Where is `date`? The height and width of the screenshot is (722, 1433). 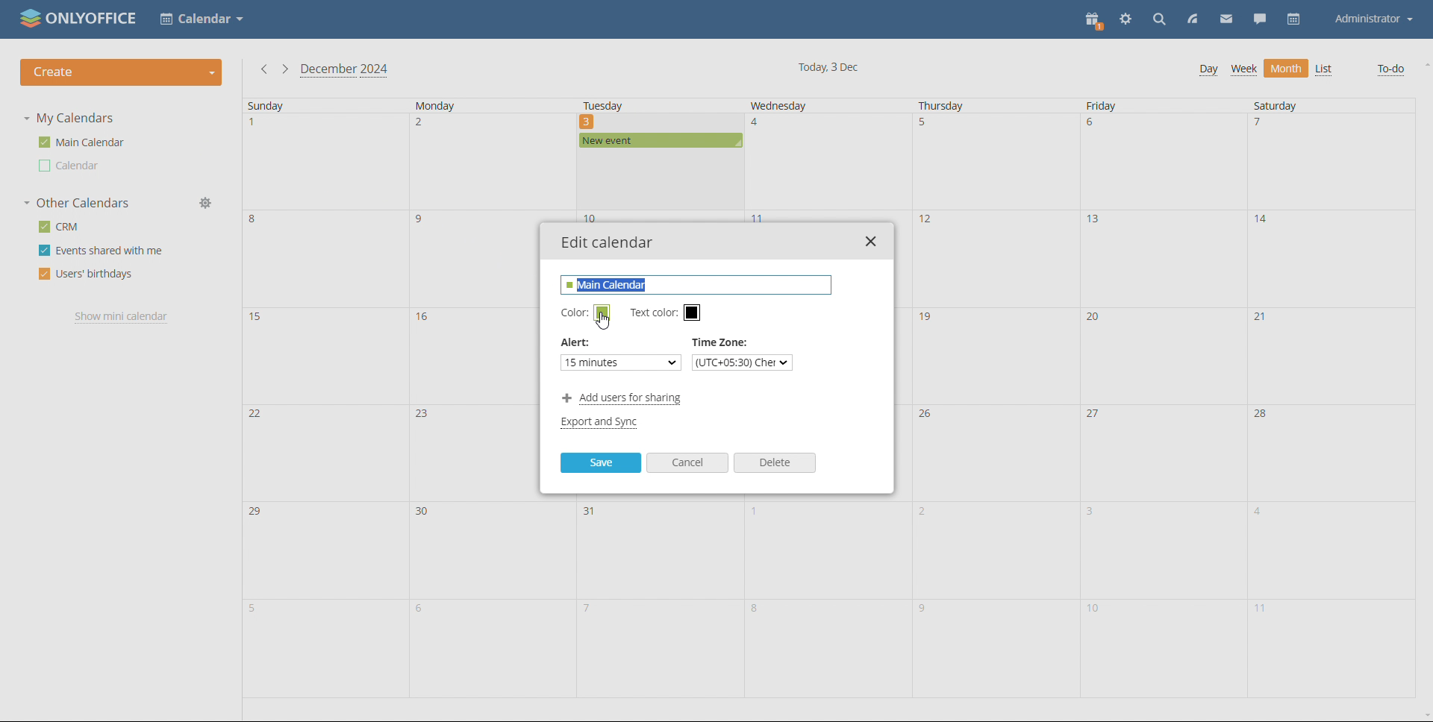 date is located at coordinates (1331, 550).